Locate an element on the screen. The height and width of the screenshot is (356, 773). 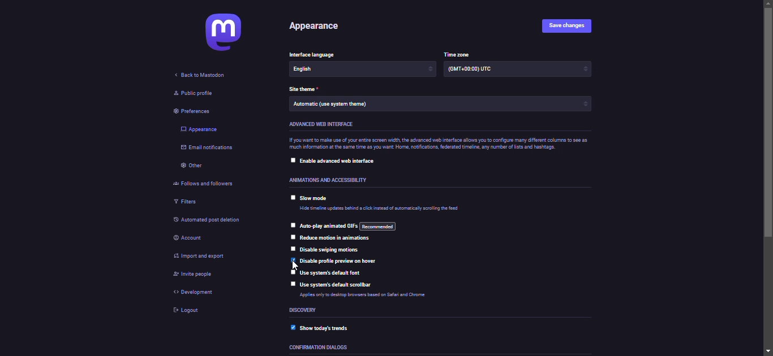
mastodon is located at coordinates (225, 34).